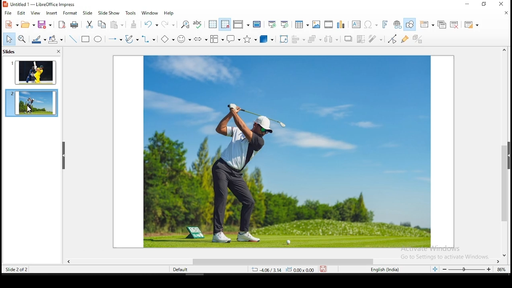 This screenshot has height=288, width=512. I want to click on mouse pointer, so click(30, 109).